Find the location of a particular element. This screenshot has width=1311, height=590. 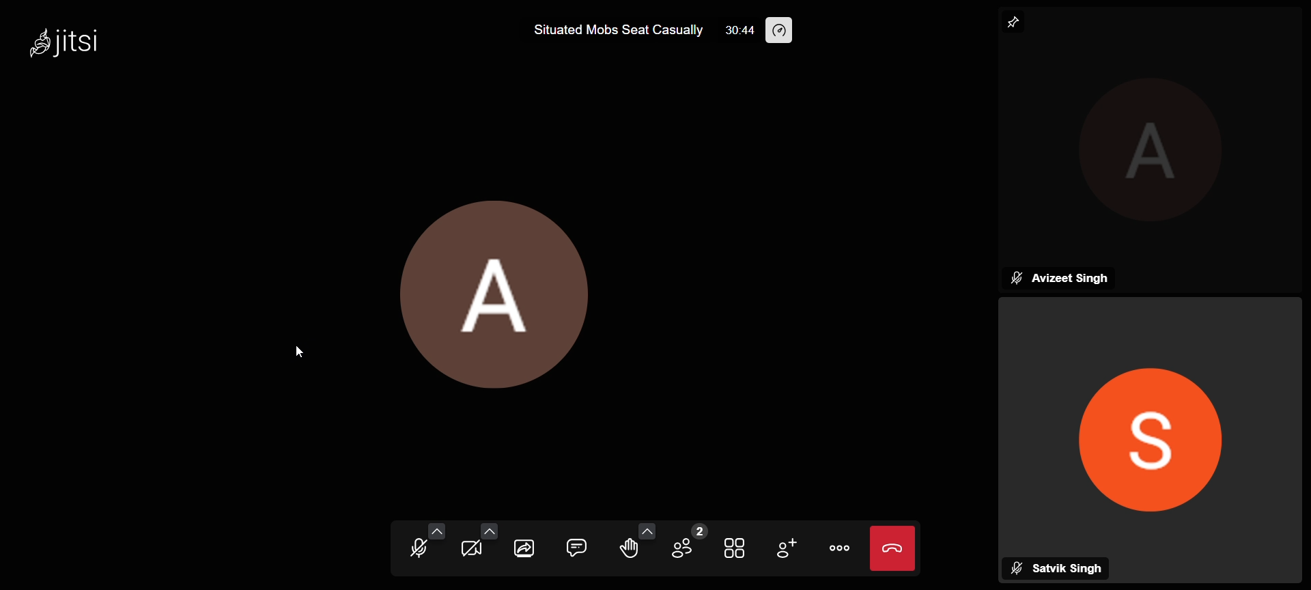

tile view is located at coordinates (733, 550).